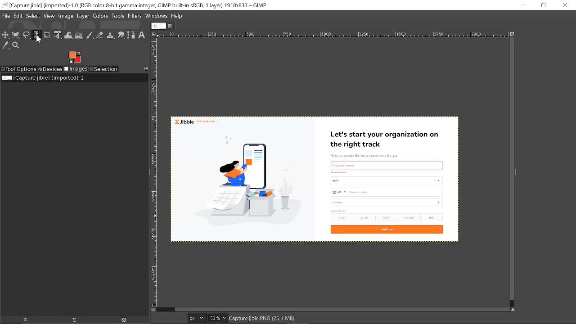 The height and width of the screenshot is (324, 576). I want to click on File, so click(6, 15).